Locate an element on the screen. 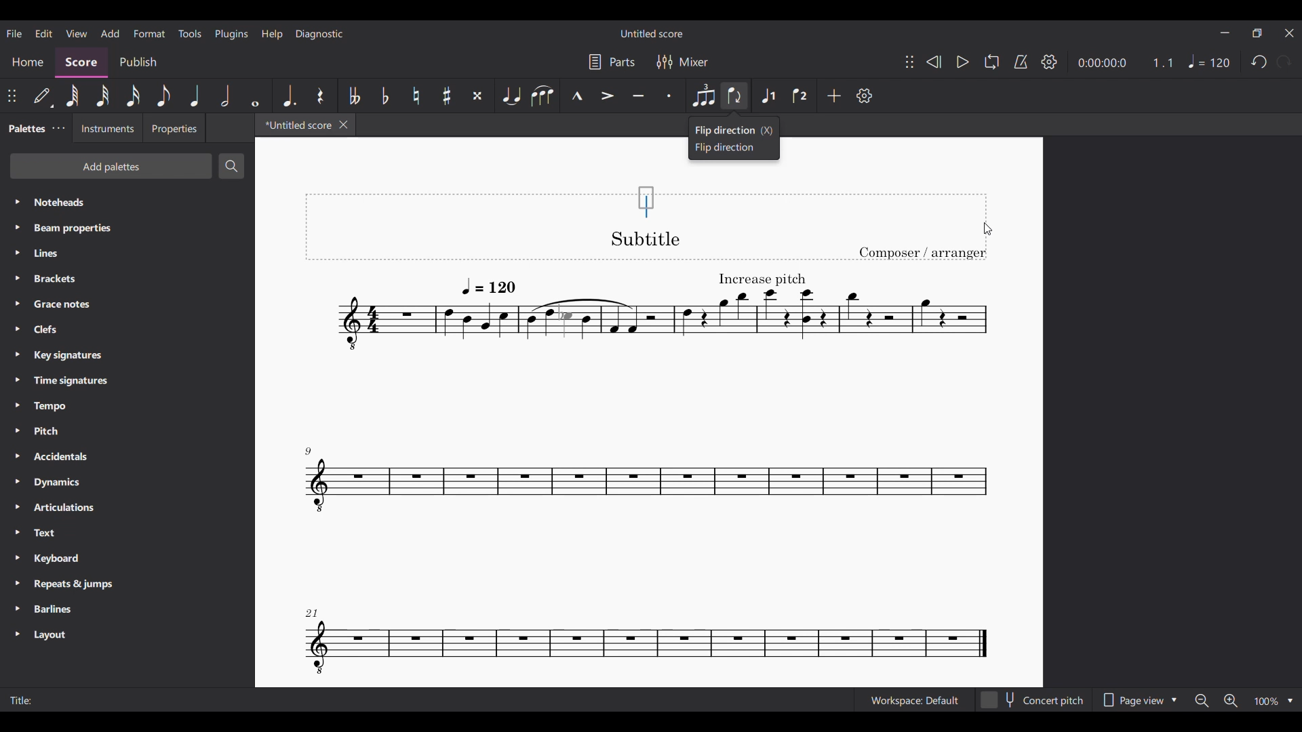 The height and width of the screenshot is (732, 1302). Edit menu is located at coordinates (43, 33).